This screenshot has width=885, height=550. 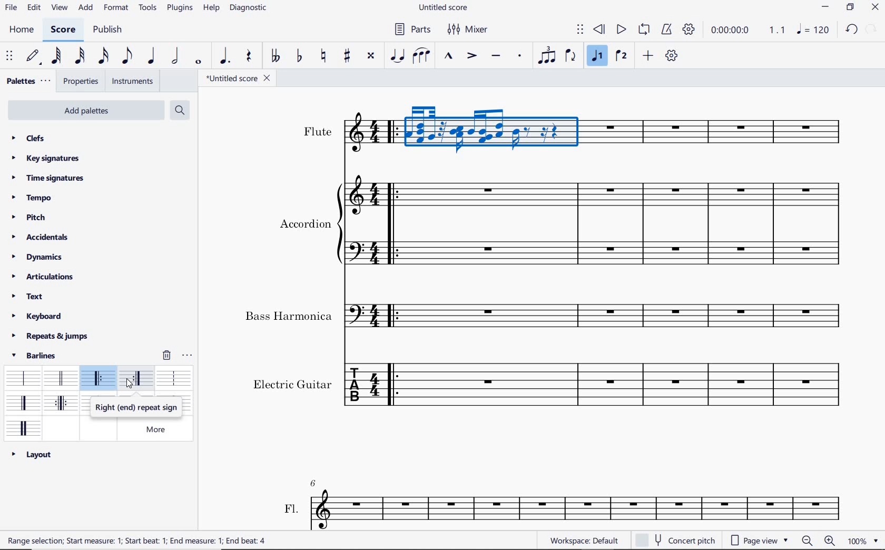 What do you see at coordinates (137, 379) in the screenshot?
I see `right (end) repeat sign` at bounding box center [137, 379].